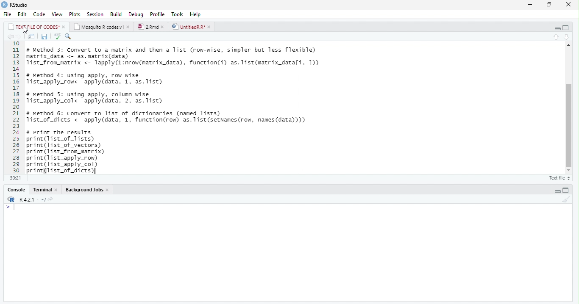 The height and width of the screenshot is (304, 579). Describe the element at coordinates (25, 30) in the screenshot. I see `Mouse Cursor` at that location.